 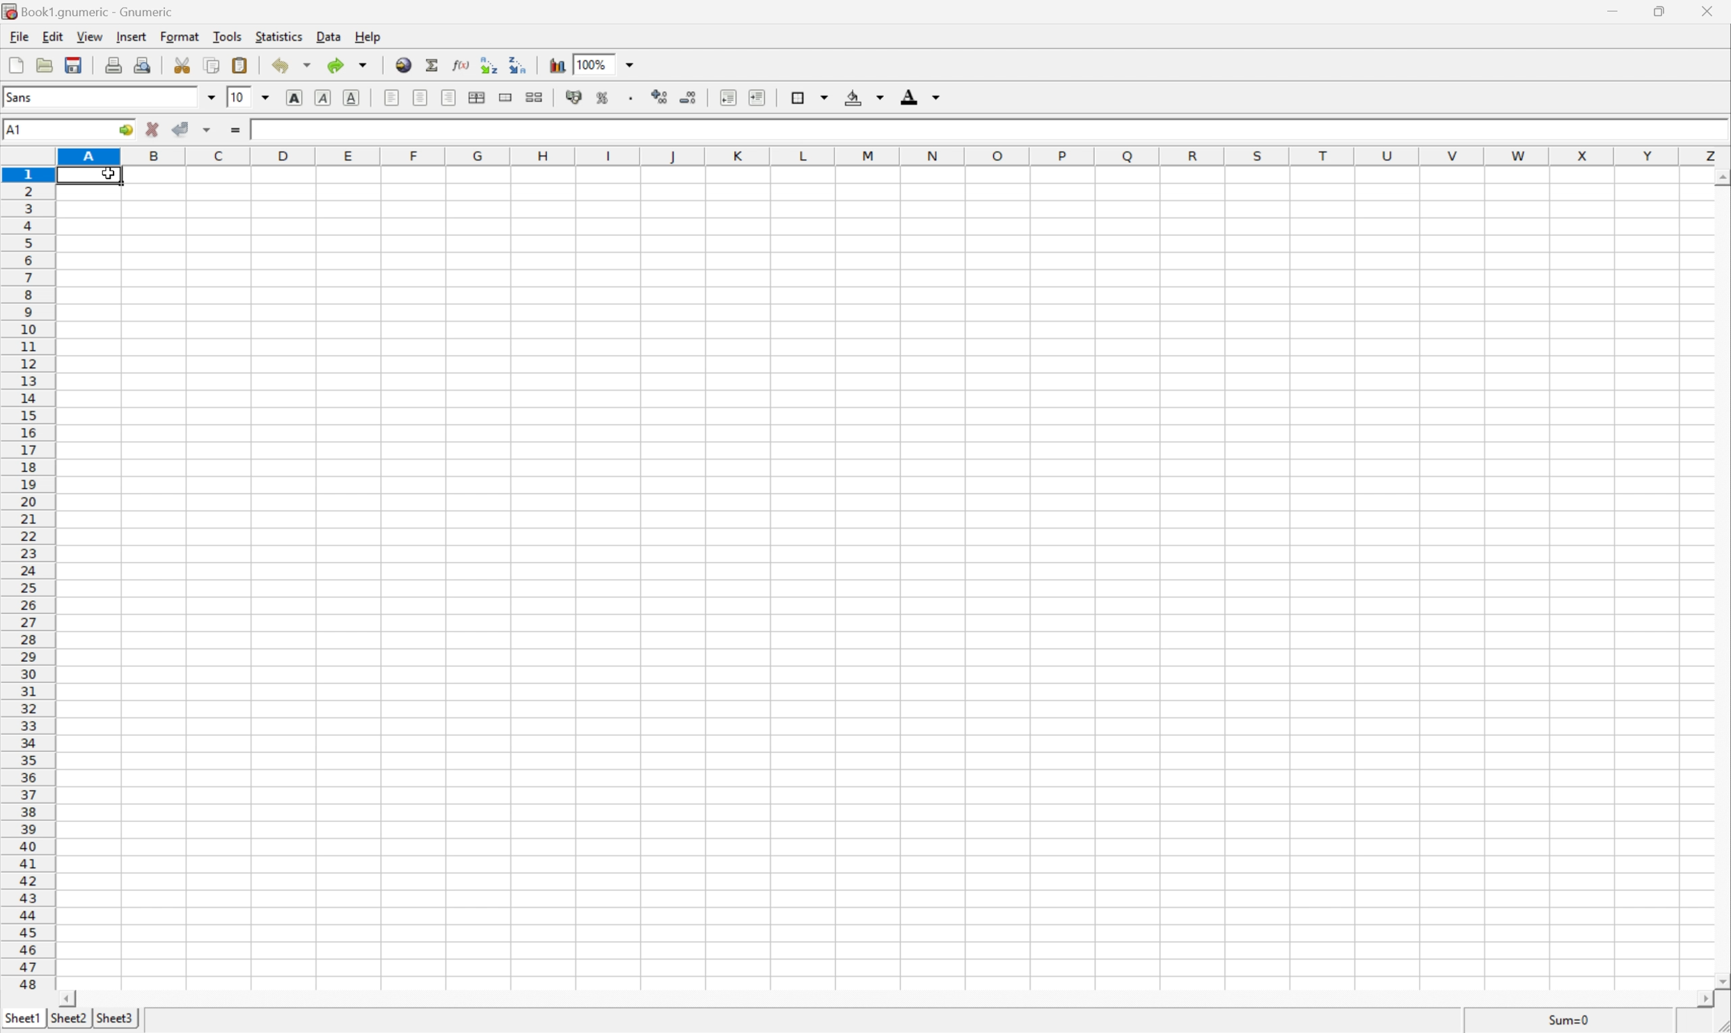 I want to click on scroll up, so click(x=1720, y=179).